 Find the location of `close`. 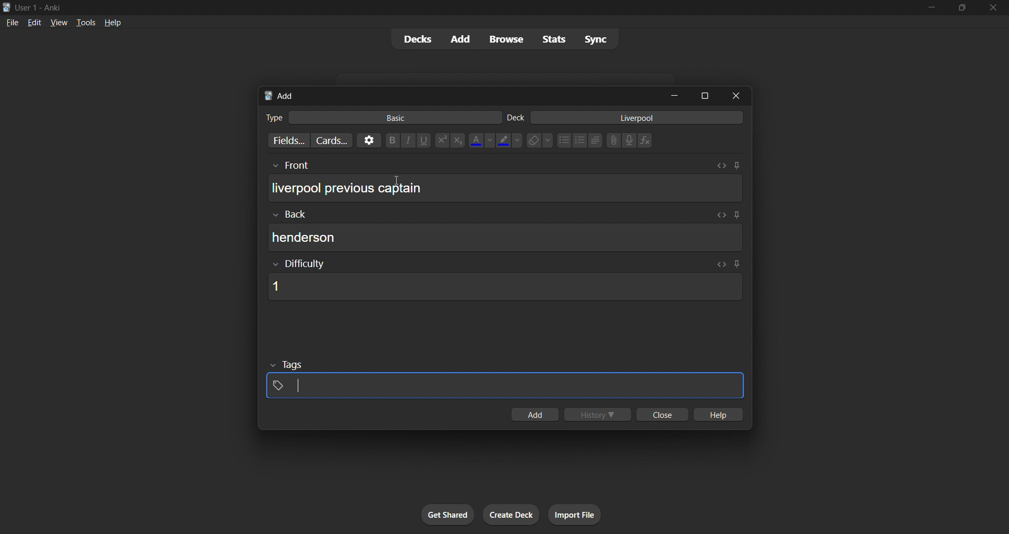

close is located at coordinates (739, 95).